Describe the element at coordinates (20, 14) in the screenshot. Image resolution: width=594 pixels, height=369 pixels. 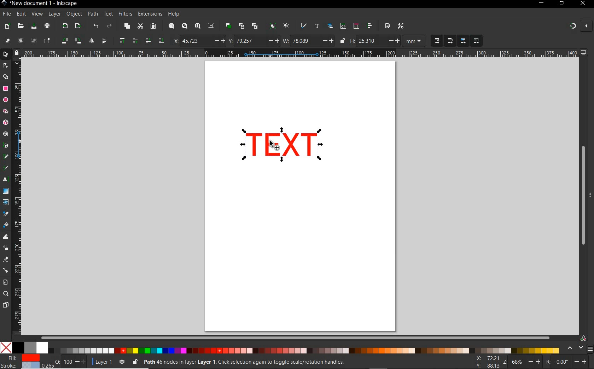
I see `EDIT` at that location.